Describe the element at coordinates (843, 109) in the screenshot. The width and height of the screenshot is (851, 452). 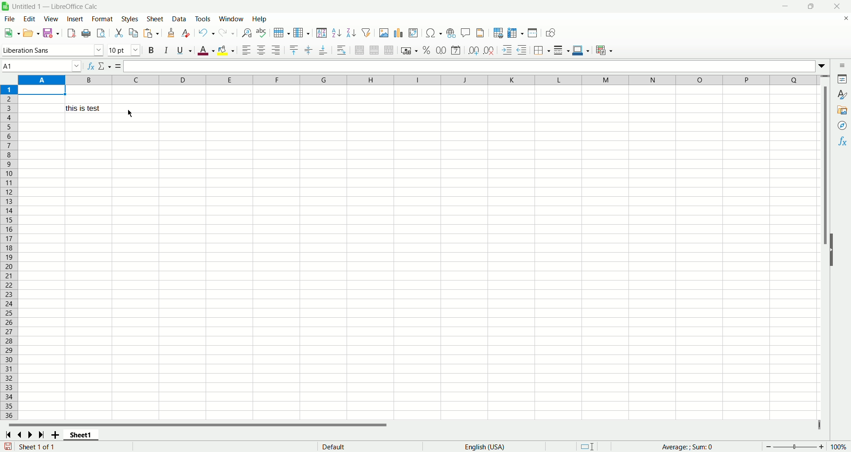
I see `gallery` at that location.